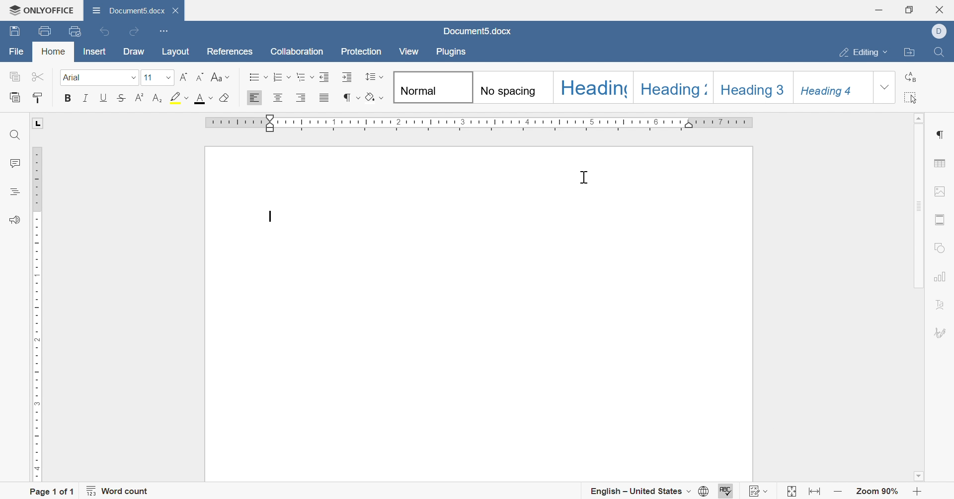 This screenshot has width=954, height=499. What do you see at coordinates (362, 53) in the screenshot?
I see `protection` at bounding box center [362, 53].